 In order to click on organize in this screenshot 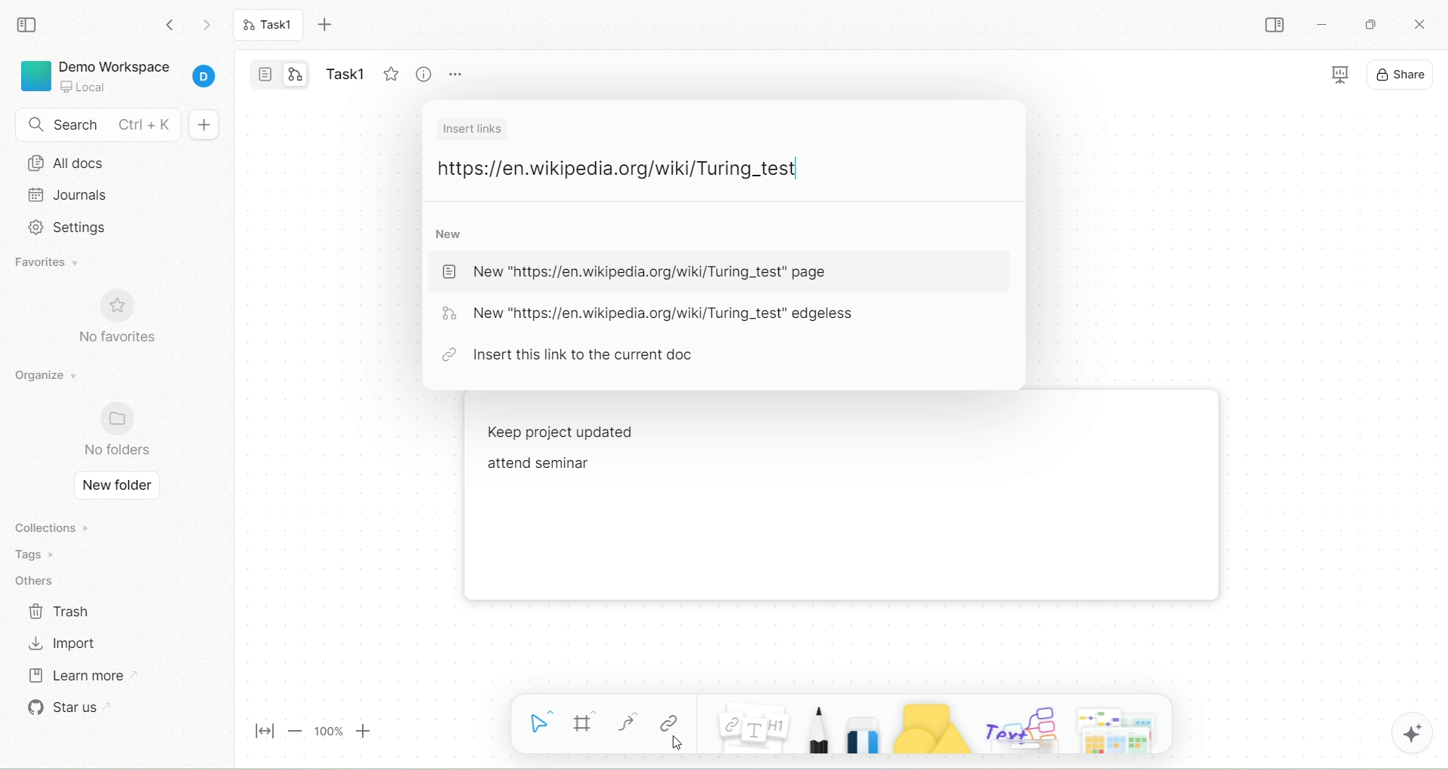, I will do `click(52, 374)`.